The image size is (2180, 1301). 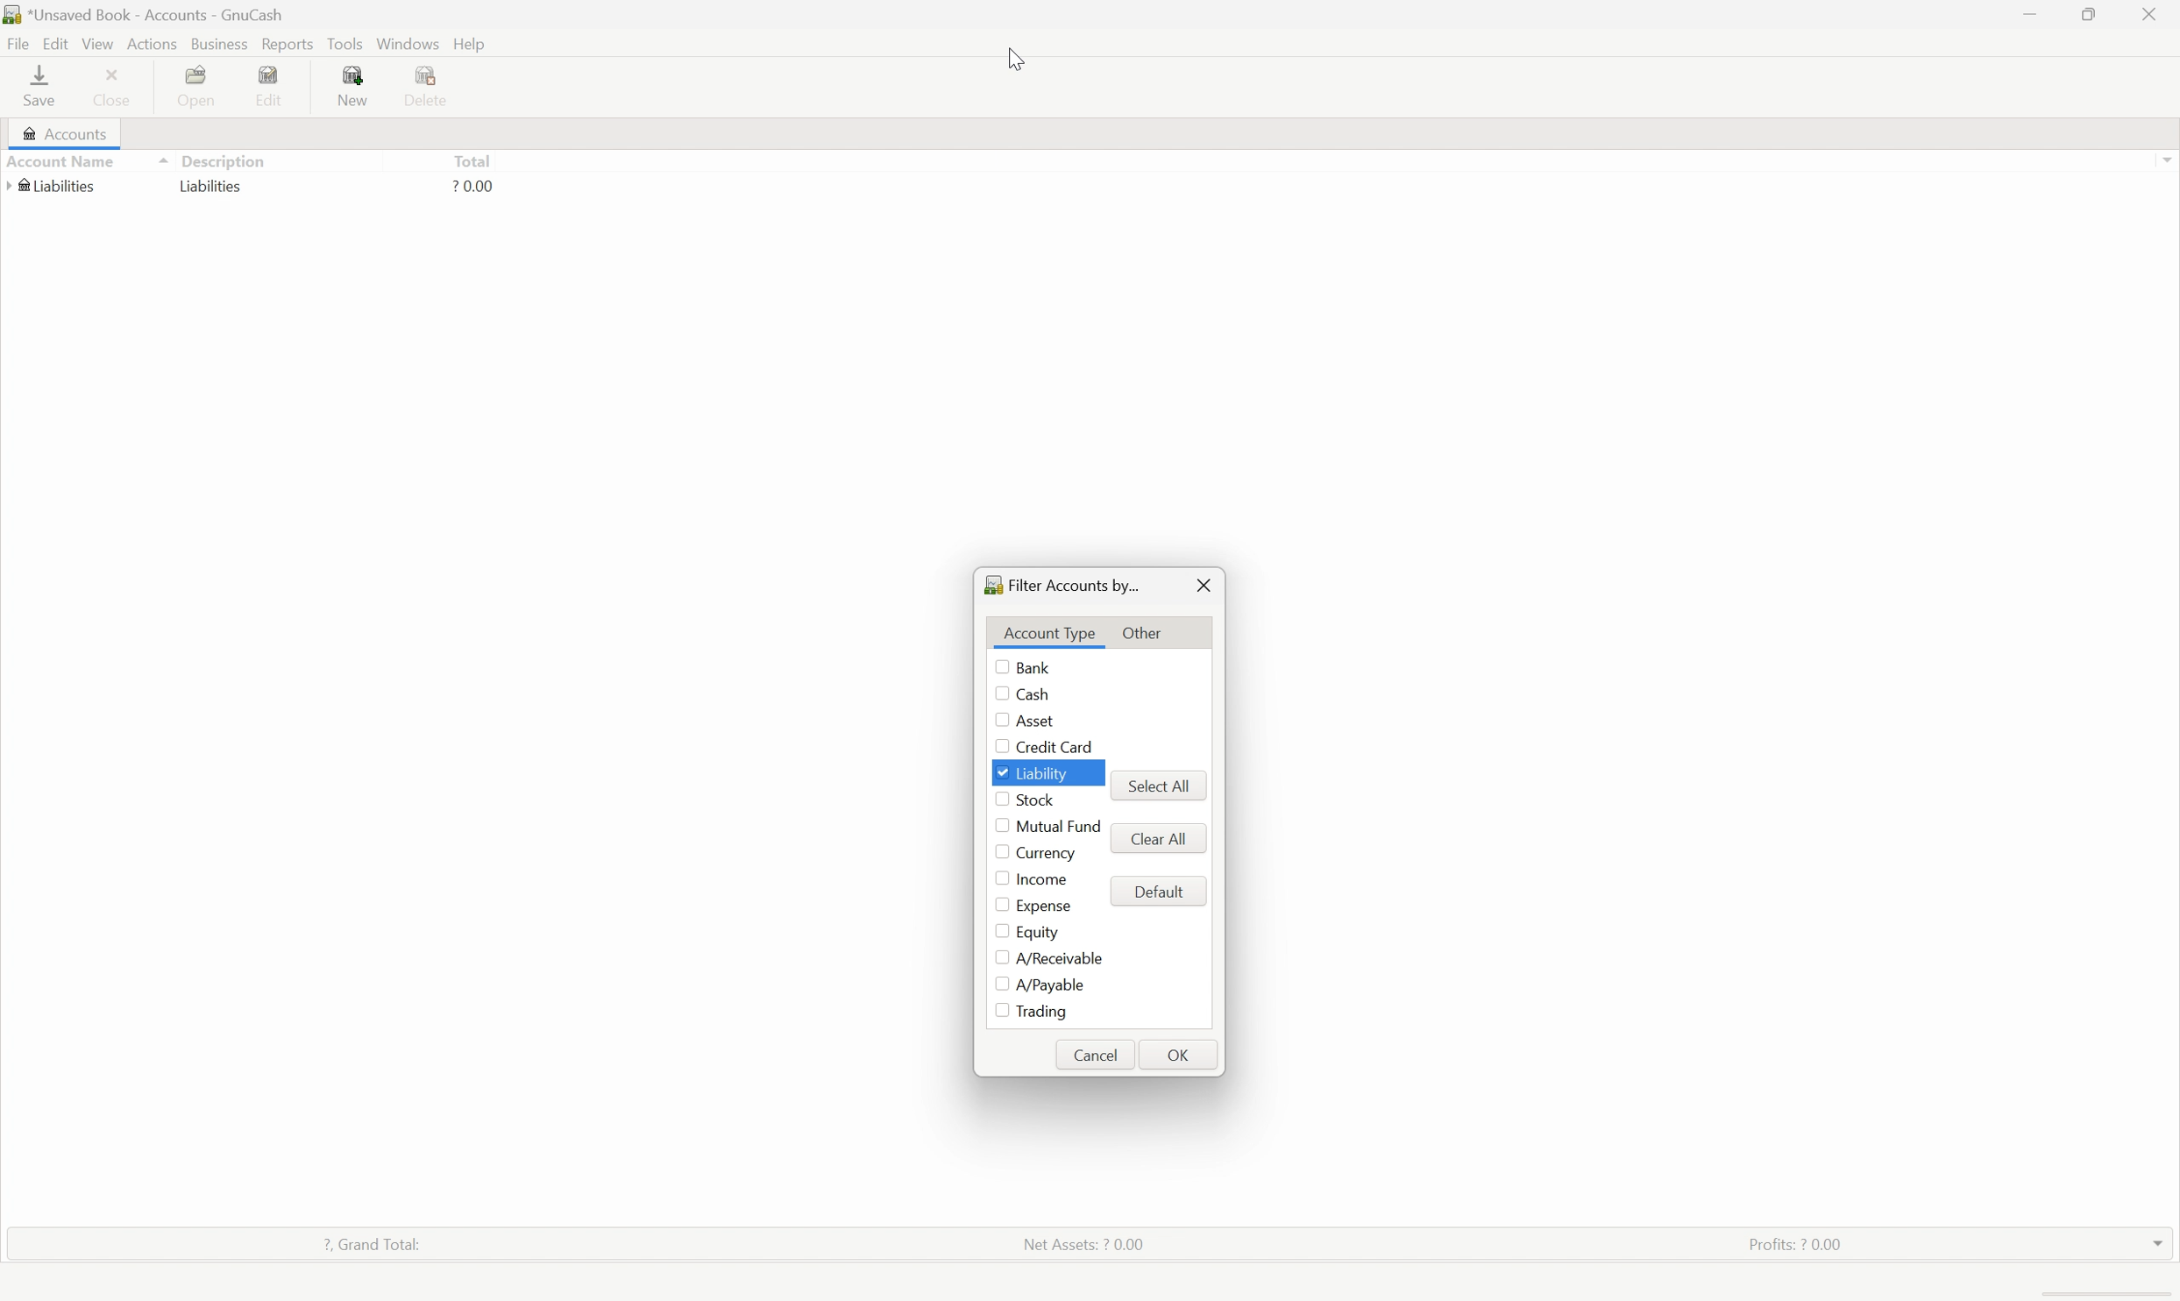 I want to click on Checkbox, so click(x=999, y=694).